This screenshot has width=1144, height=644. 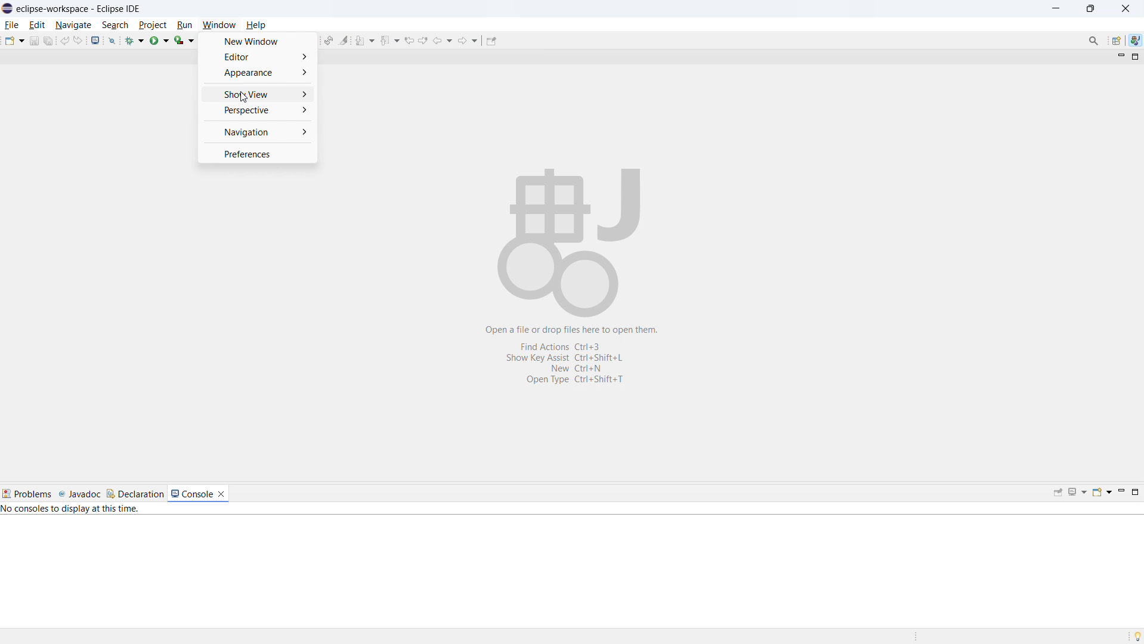 What do you see at coordinates (1135, 41) in the screenshot?
I see `java` at bounding box center [1135, 41].